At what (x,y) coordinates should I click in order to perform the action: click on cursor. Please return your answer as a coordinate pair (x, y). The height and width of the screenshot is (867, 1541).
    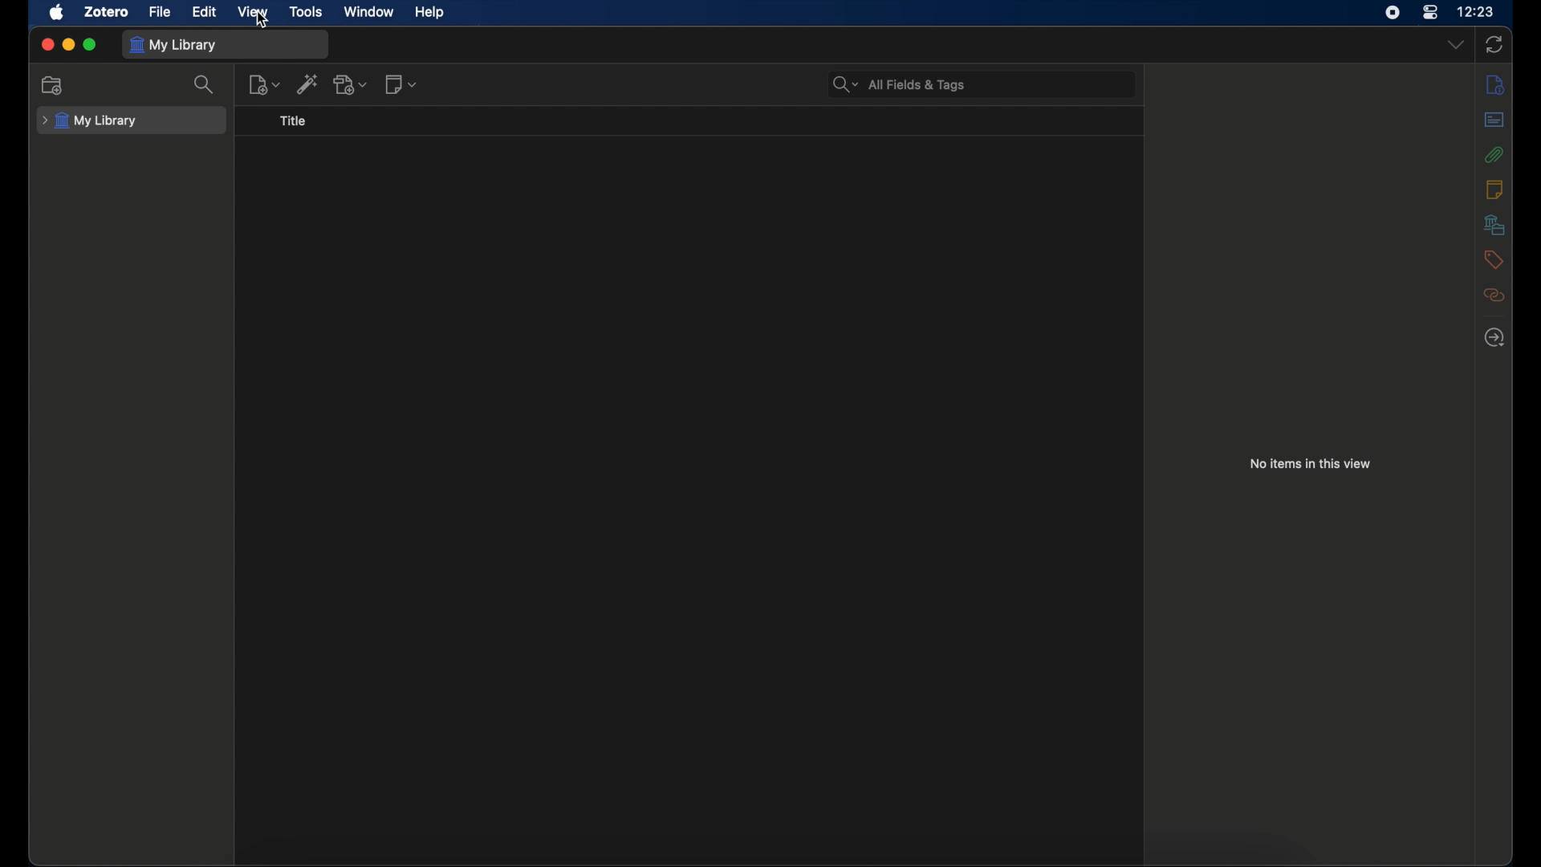
    Looking at the image, I should click on (263, 22).